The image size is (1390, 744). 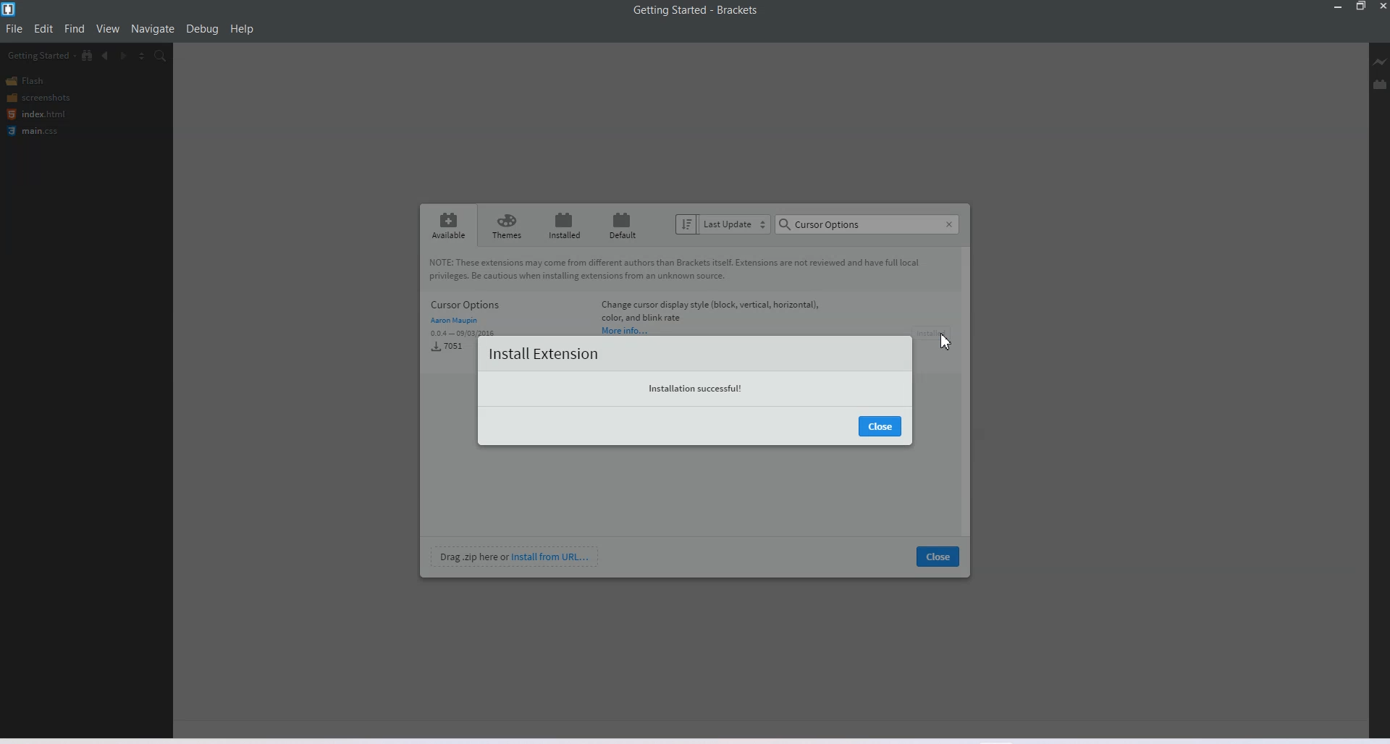 I want to click on cursor options, so click(x=867, y=224).